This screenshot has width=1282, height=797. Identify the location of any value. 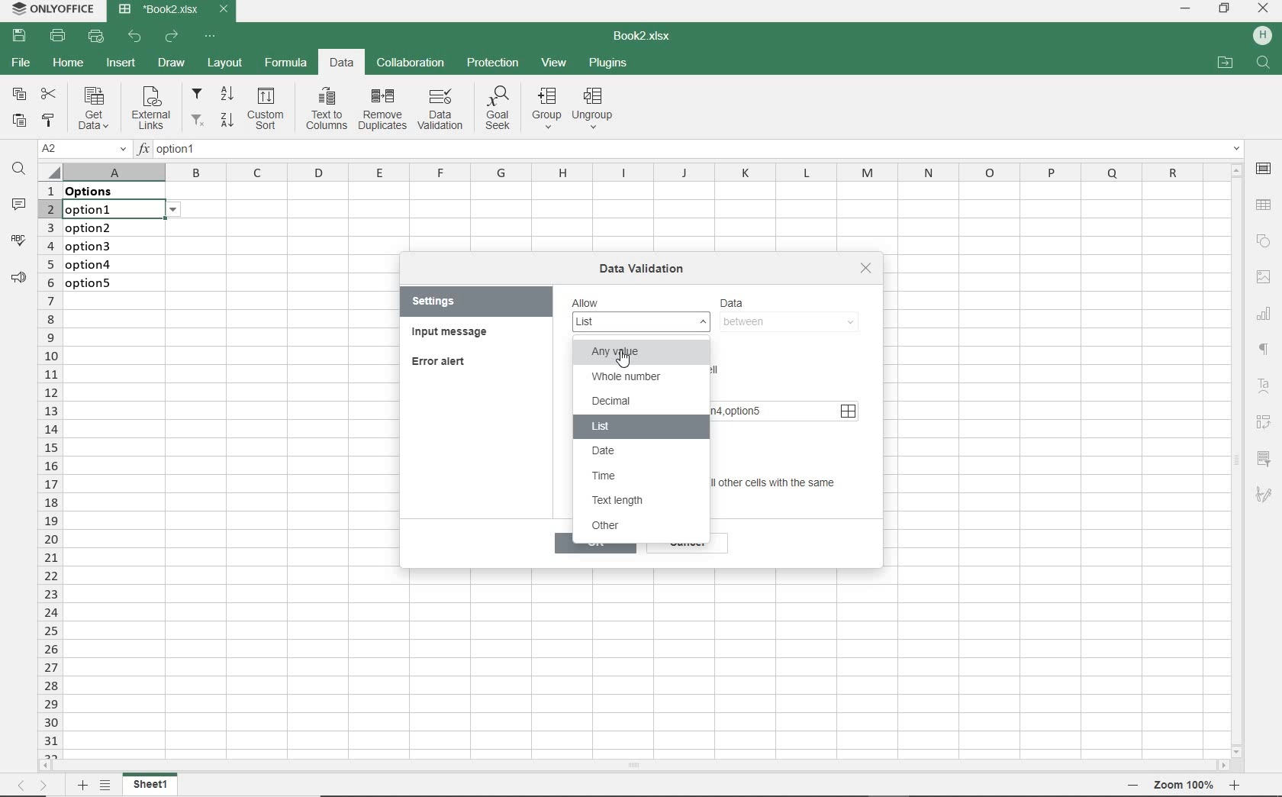
(645, 353).